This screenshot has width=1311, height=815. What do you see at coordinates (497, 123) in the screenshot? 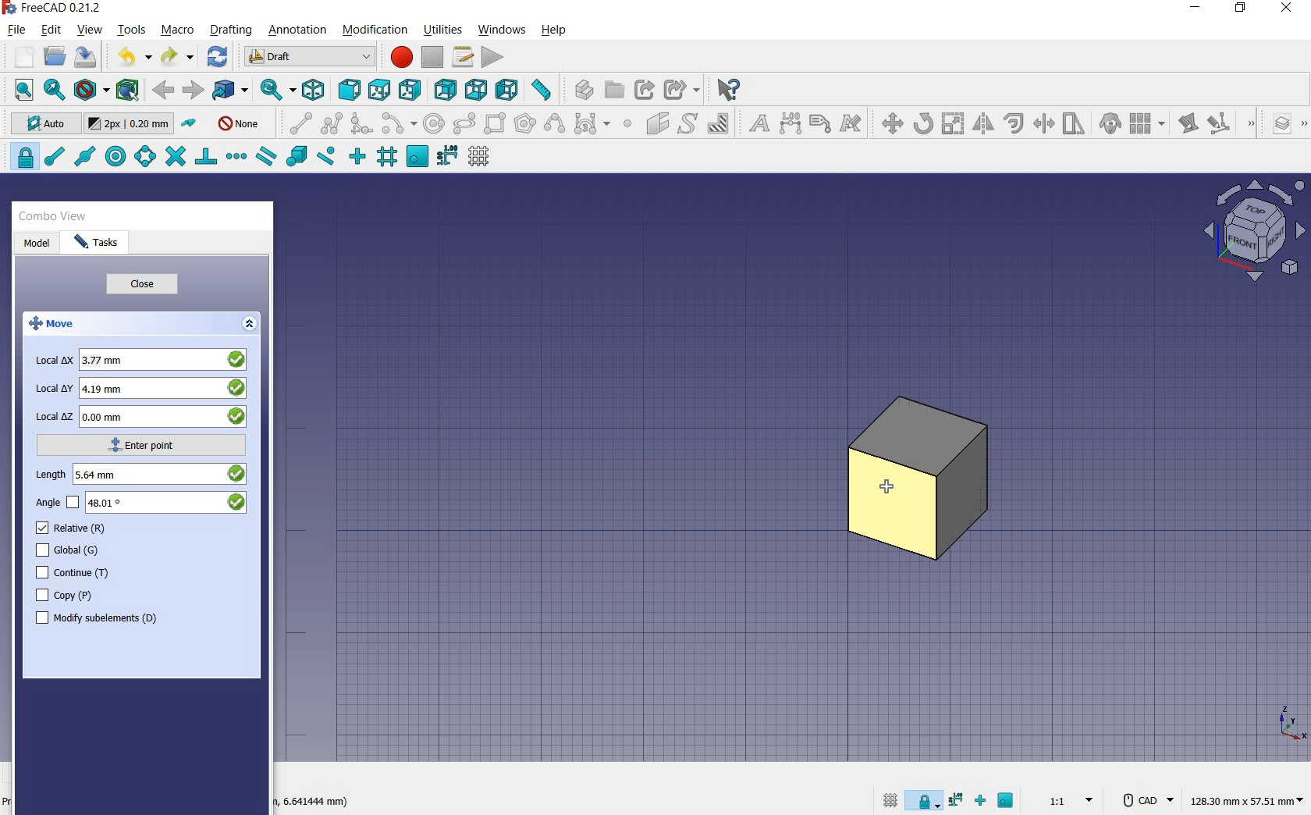
I see `rectangle` at bounding box center [497, 123].